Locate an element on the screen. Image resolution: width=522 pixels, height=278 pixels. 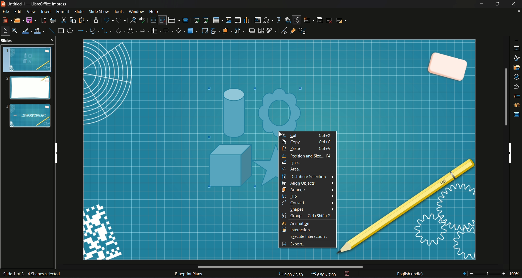
arrange is located at coordinates (295, 190).